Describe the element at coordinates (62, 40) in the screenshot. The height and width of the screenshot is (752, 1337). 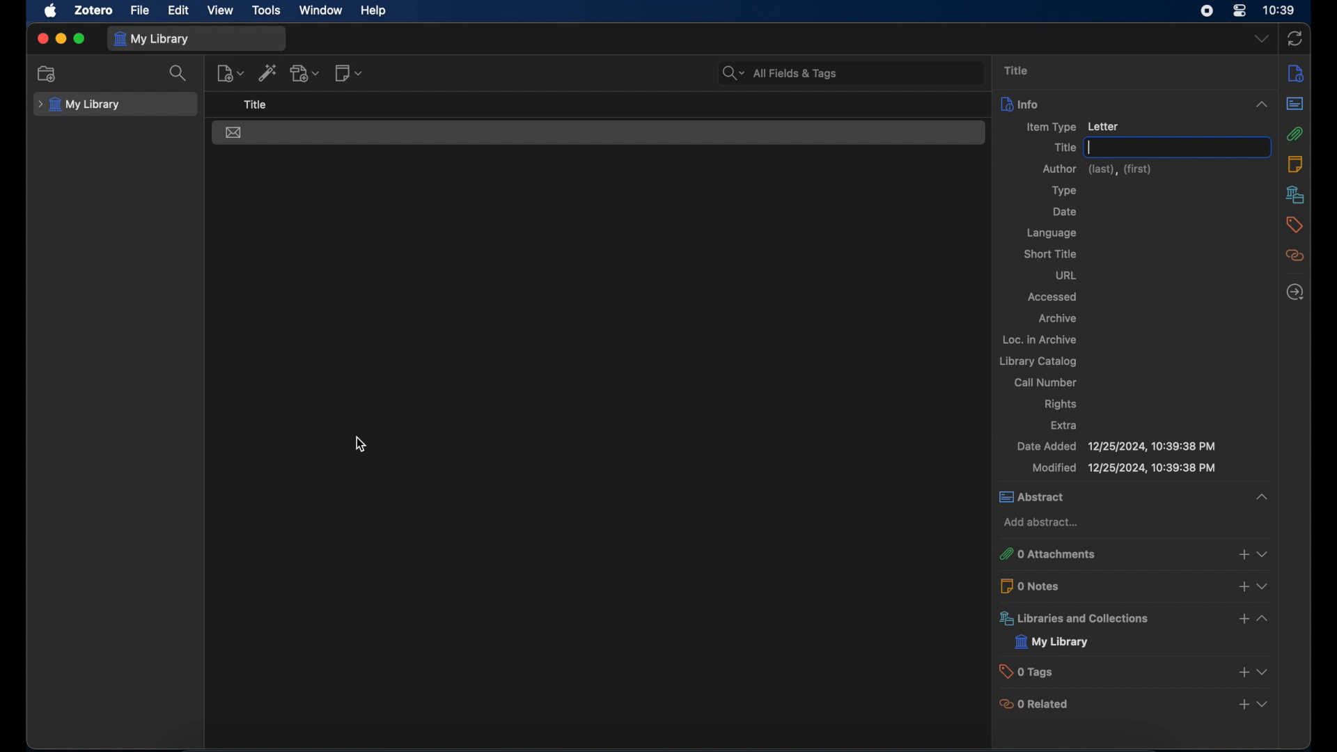
I see `minimize` at that location.